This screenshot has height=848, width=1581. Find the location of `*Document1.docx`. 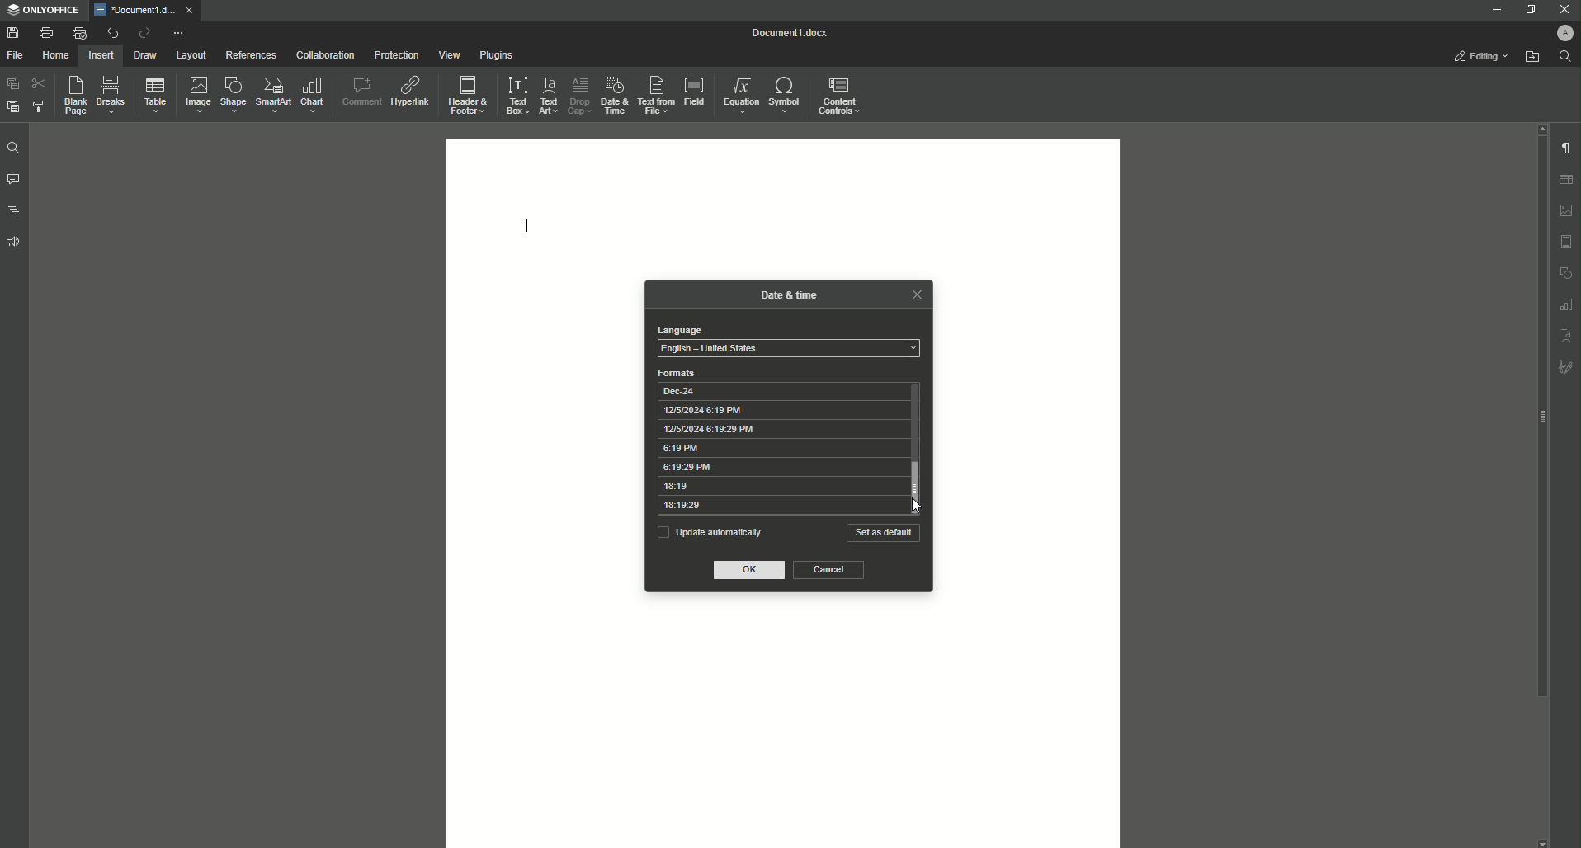

*Document1.docx is located at coordinates (134, 10).